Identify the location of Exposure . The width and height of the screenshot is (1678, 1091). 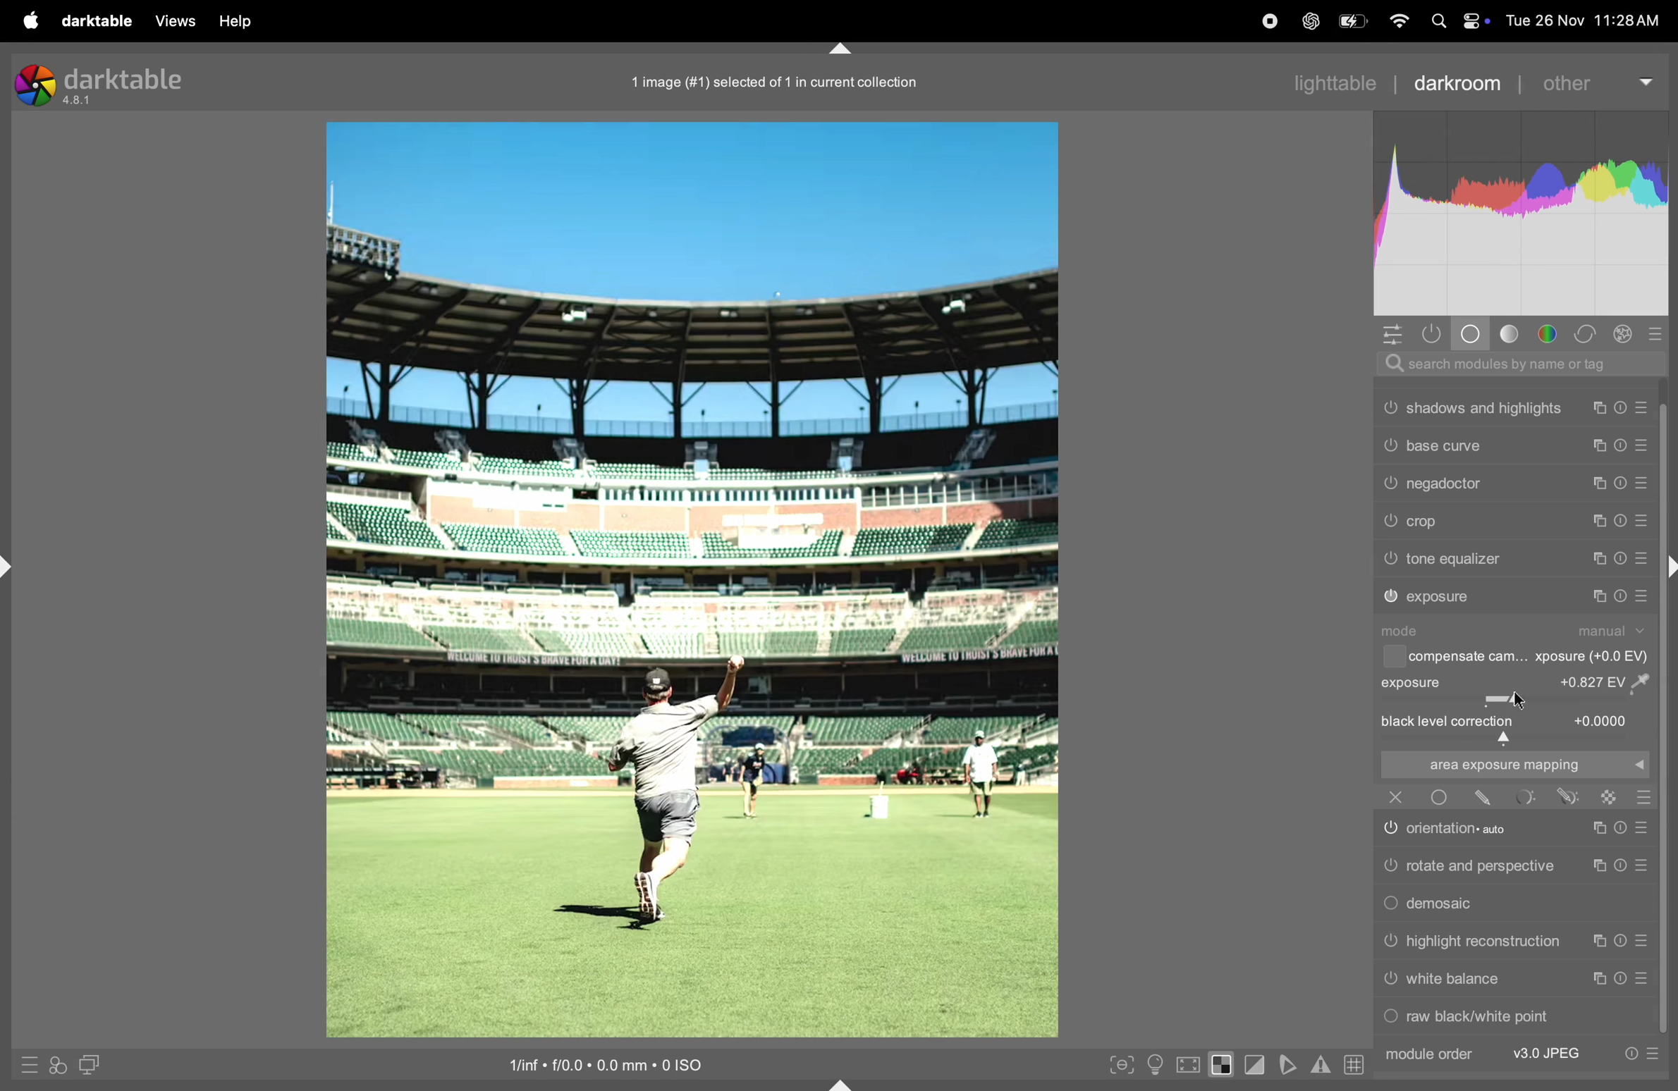
(1413, 682).